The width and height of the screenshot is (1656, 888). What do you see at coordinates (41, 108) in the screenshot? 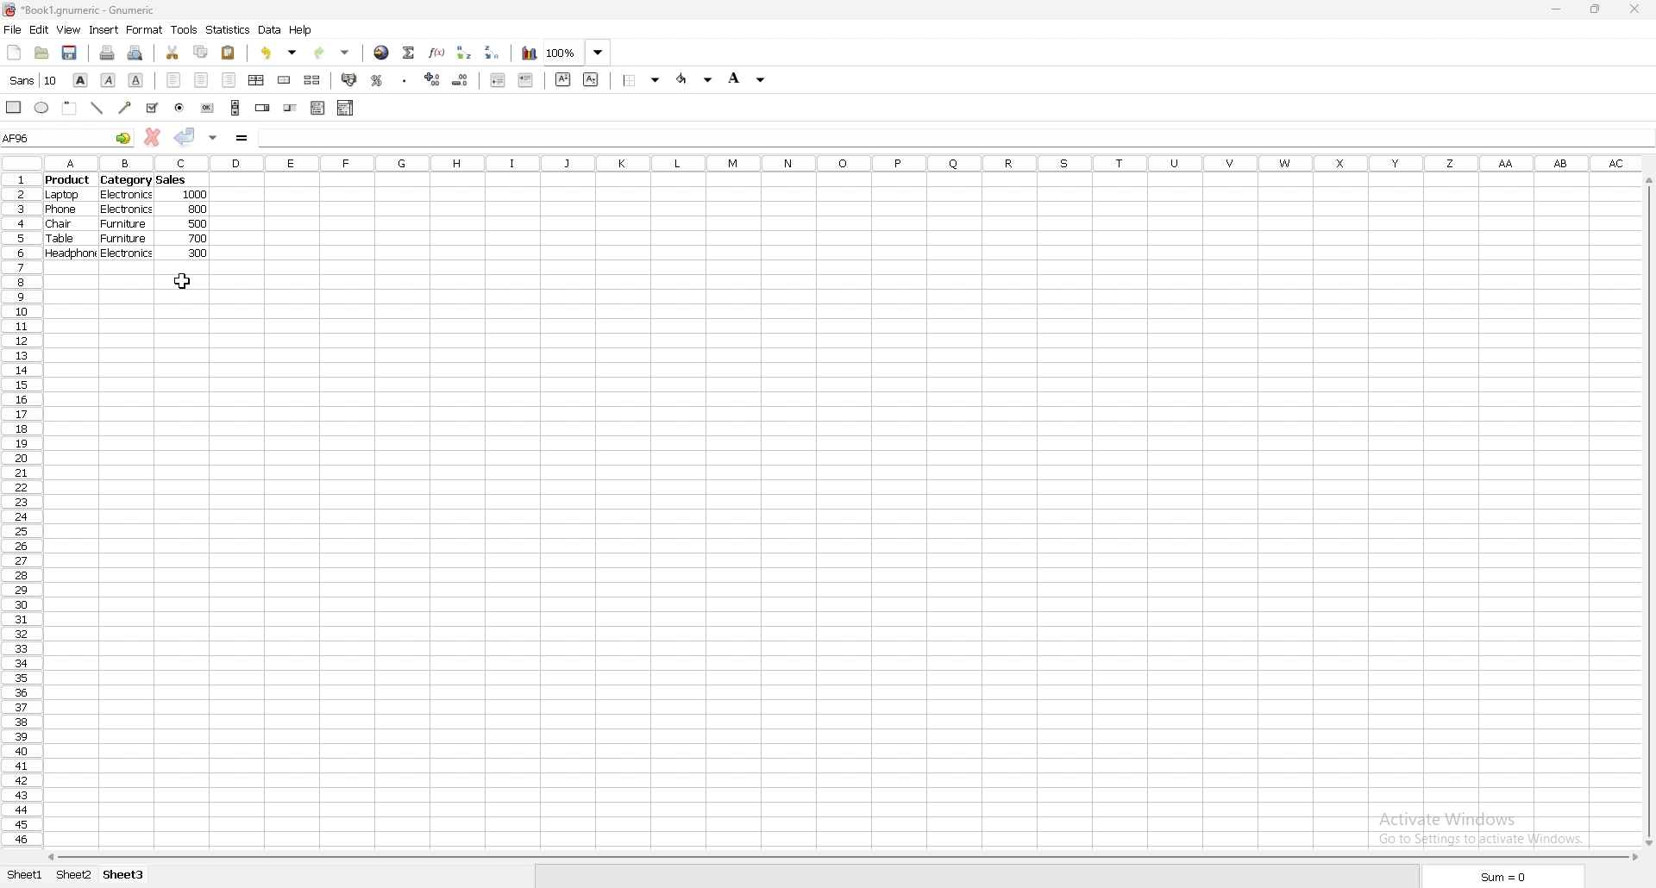
I see `ellipse` at bounding box center [41, 108].